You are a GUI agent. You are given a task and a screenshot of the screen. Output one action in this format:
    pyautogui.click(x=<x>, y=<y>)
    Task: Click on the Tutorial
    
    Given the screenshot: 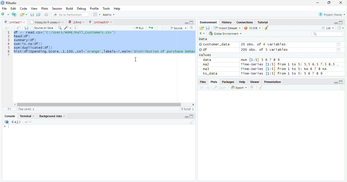 What is the action you would take?
    pyautogui.click(x=263, y=22)
    